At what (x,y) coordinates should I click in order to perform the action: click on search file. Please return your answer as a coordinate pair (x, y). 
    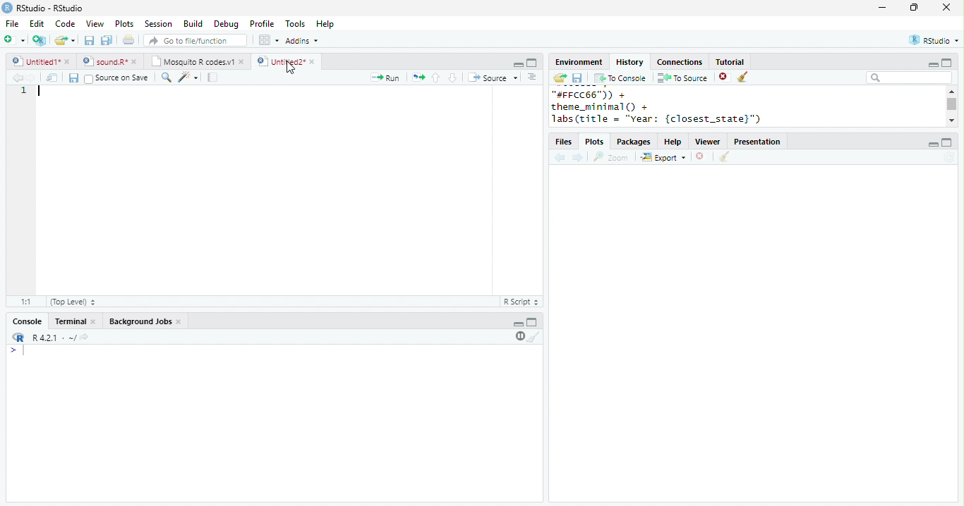
    Looking at the image, I should click on (196, 40).